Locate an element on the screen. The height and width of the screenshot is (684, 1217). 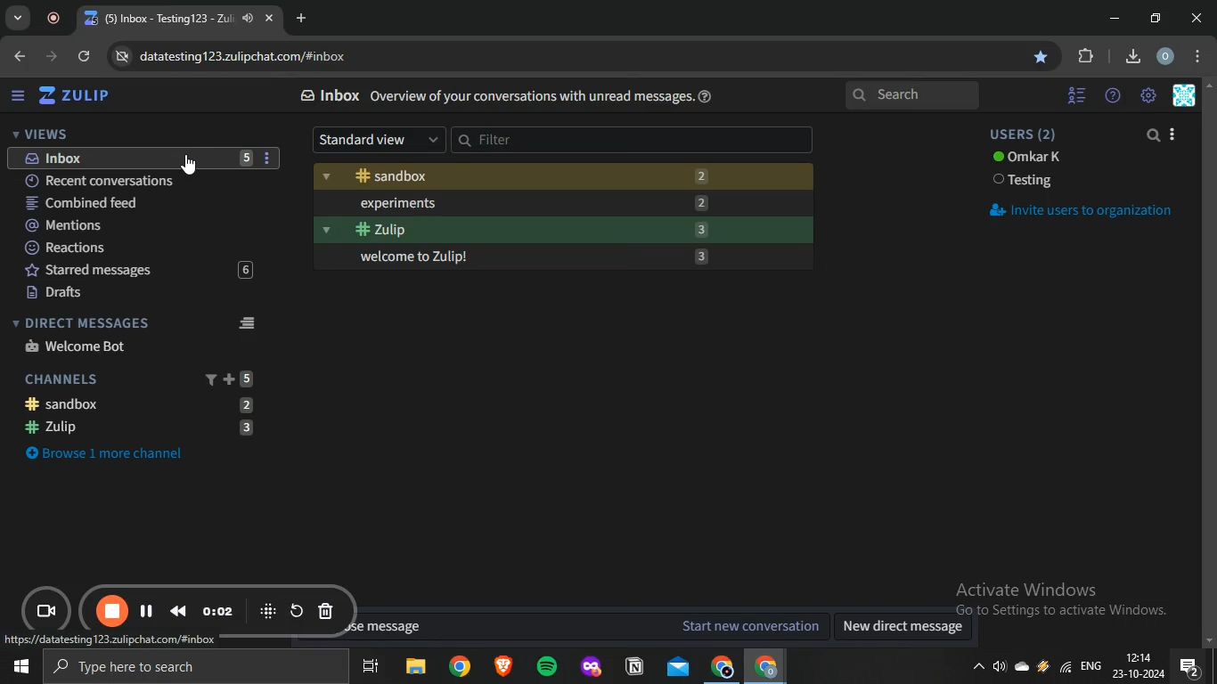
spotify is located at coordinates (546, 668).